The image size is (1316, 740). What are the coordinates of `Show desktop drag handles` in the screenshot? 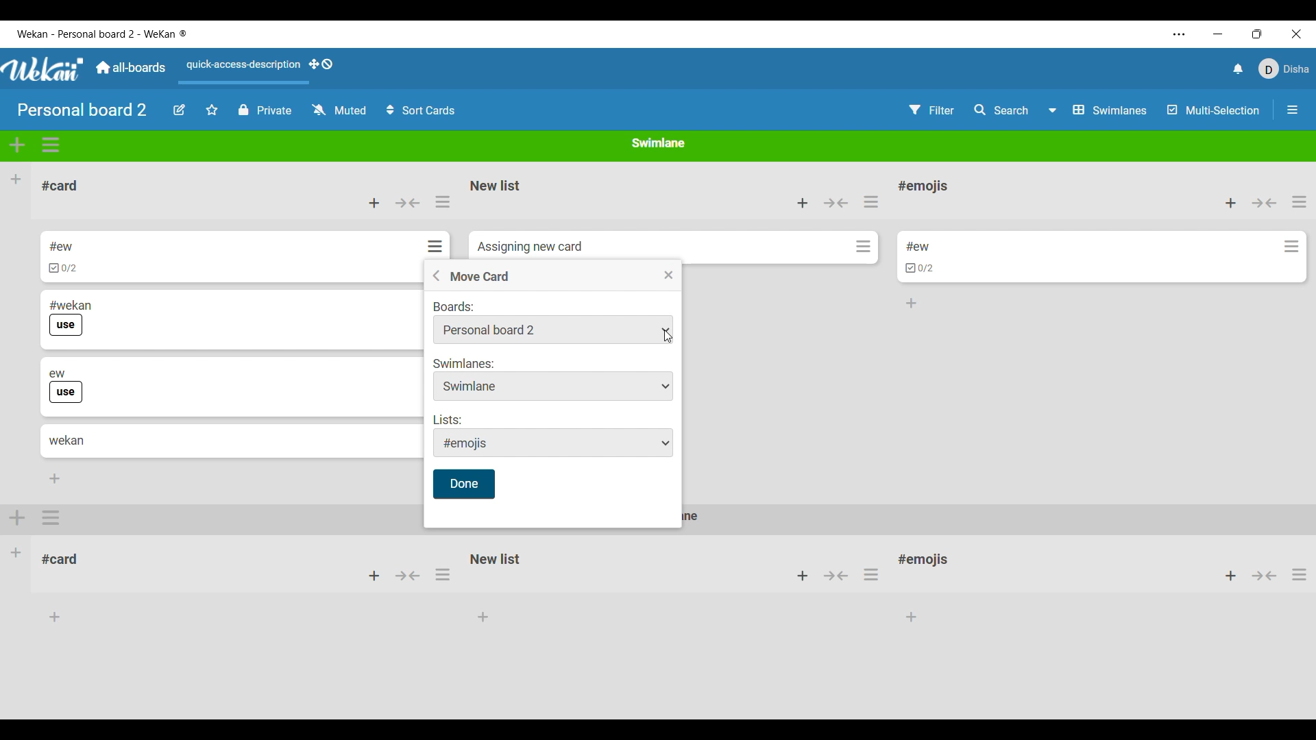 It's located at (321, 64).